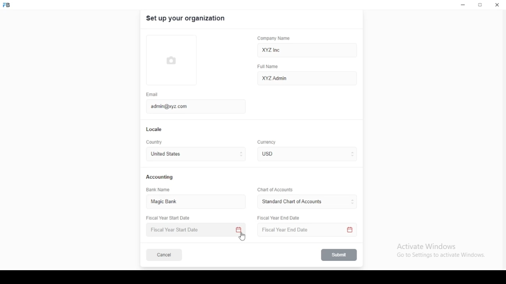  I want to click on Fiscal Year End Date, so click(305, 230).